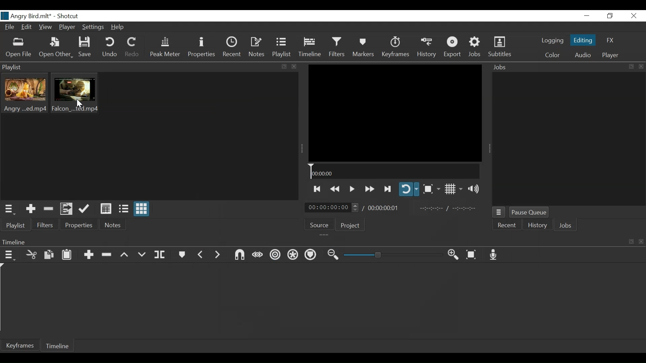  Describe the element at coordinates (74, 94) in the screenshot. I see `Clip` at that location.